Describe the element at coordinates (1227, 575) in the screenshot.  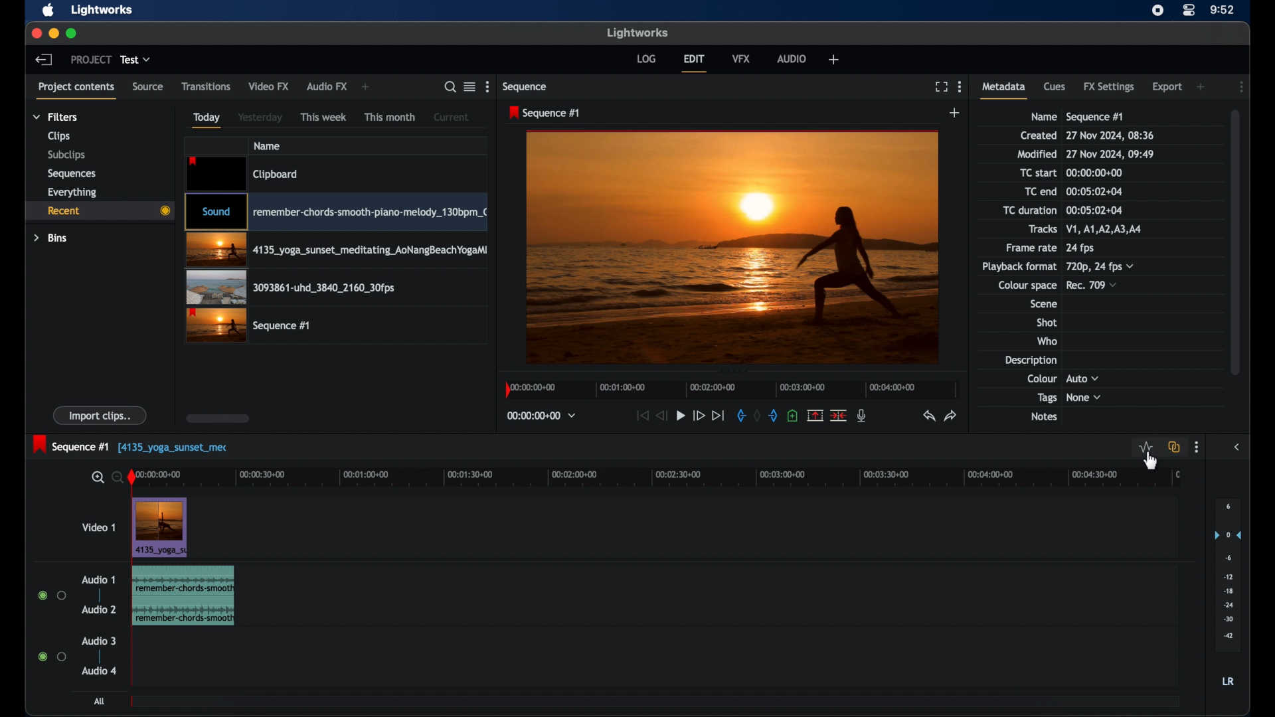
I see `set audio output levels` at that location.